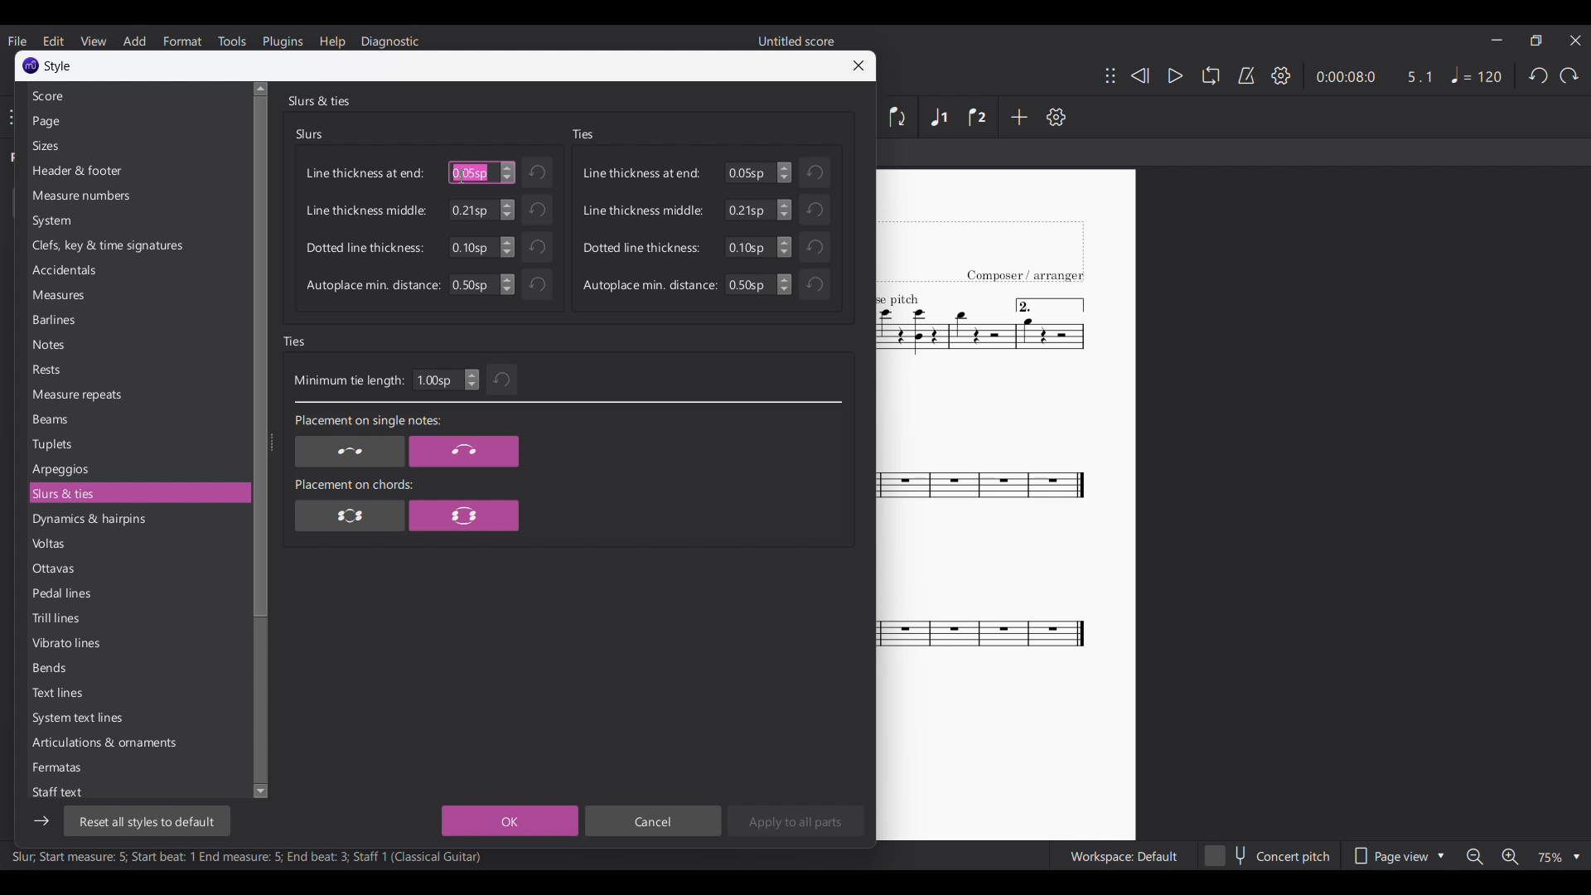  What do you see at coordinates (137, 718) in the screenshot?
I see `System text lines` at bounding box center [137, 718].